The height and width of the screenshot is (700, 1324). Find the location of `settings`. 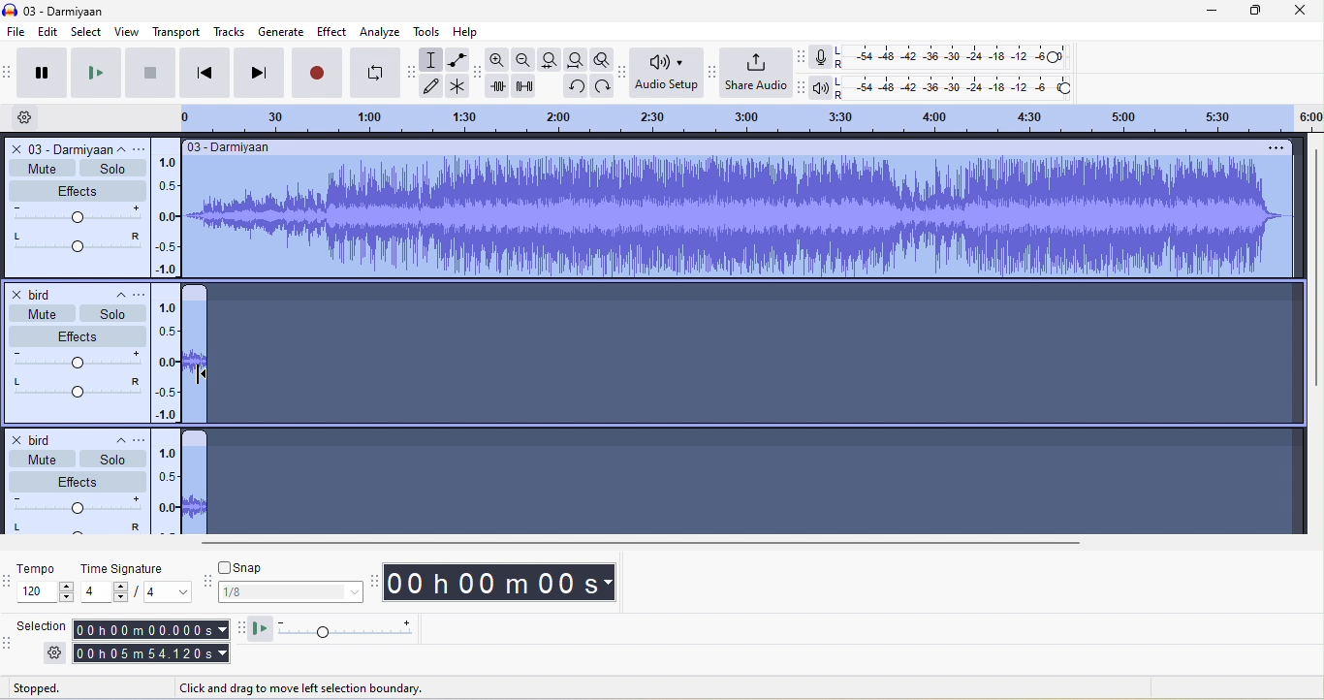

settings is located at coordinates (50, 655).